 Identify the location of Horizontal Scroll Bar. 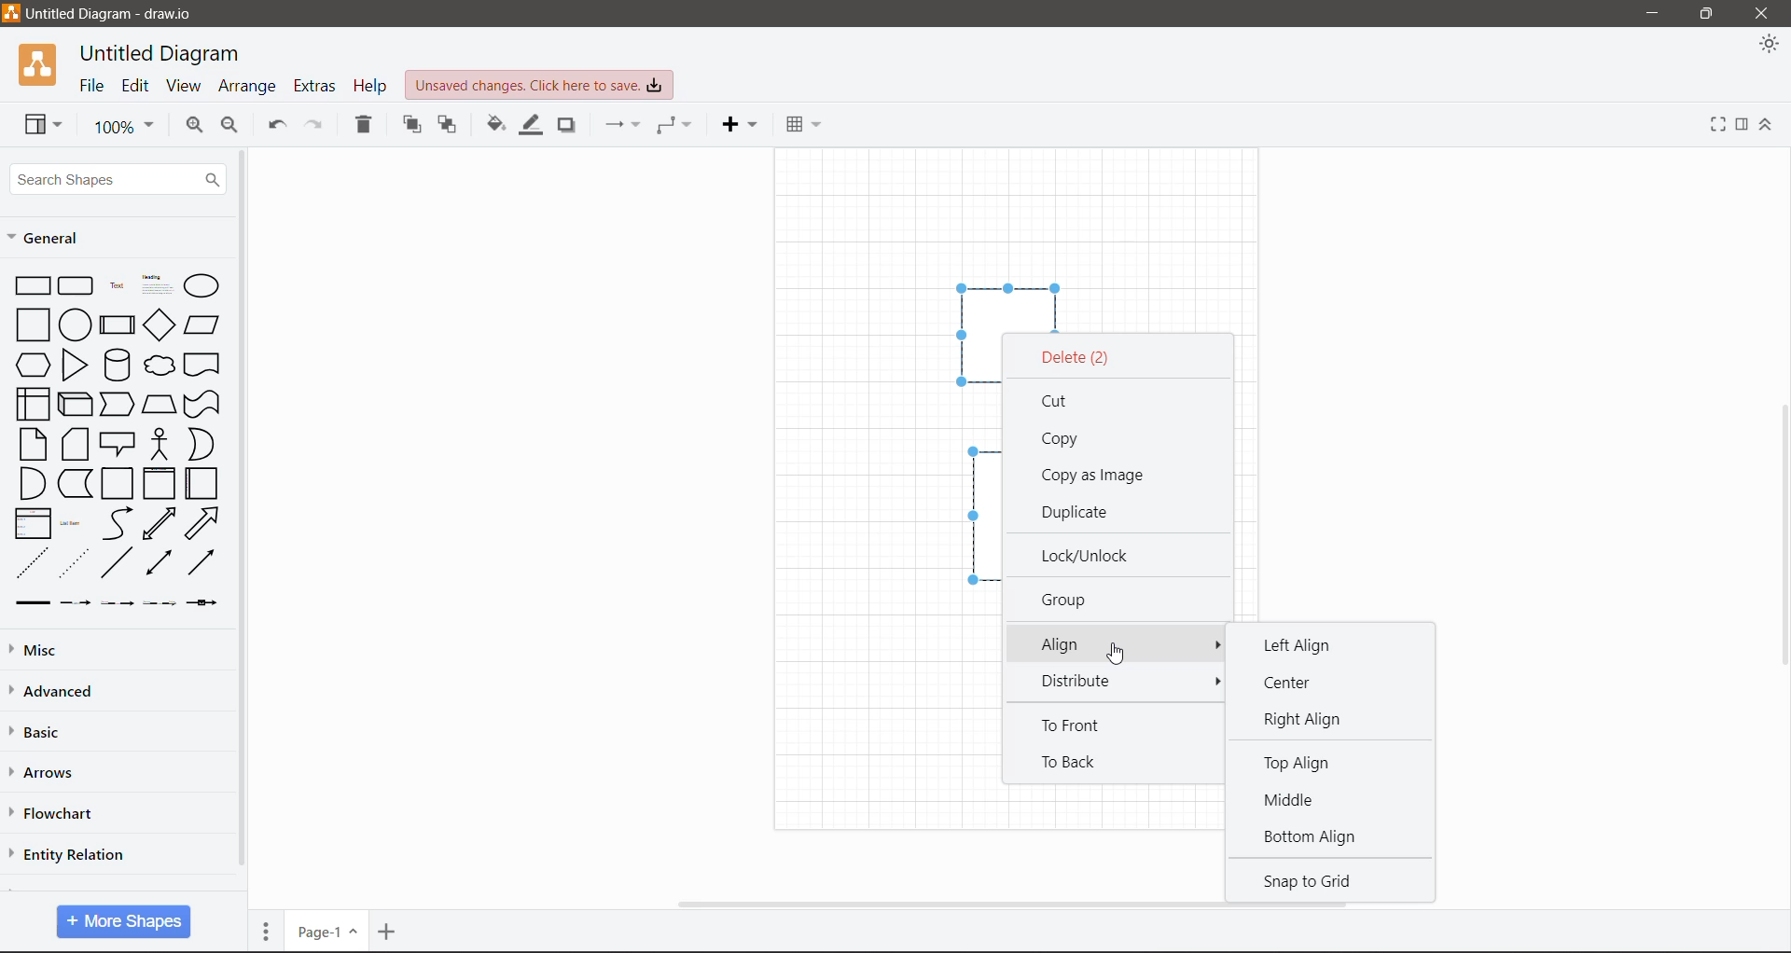
(1020, 905).